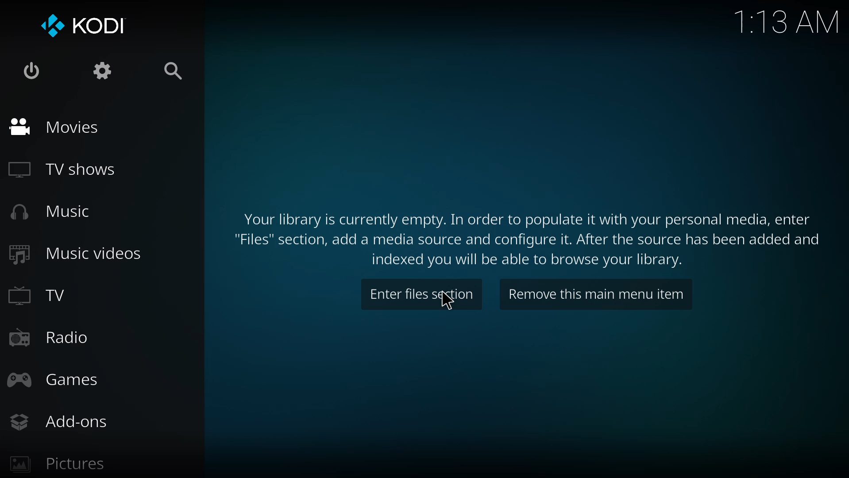  What do you see at coordinates (449, 303) in the screenshot?
I see `cursor` at bounding box center [449, 303].